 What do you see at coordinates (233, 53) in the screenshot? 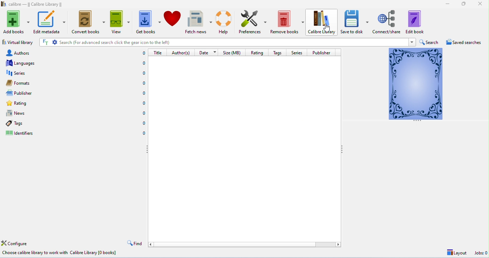
I see `size(MB)` at bounding box center [233, 53].